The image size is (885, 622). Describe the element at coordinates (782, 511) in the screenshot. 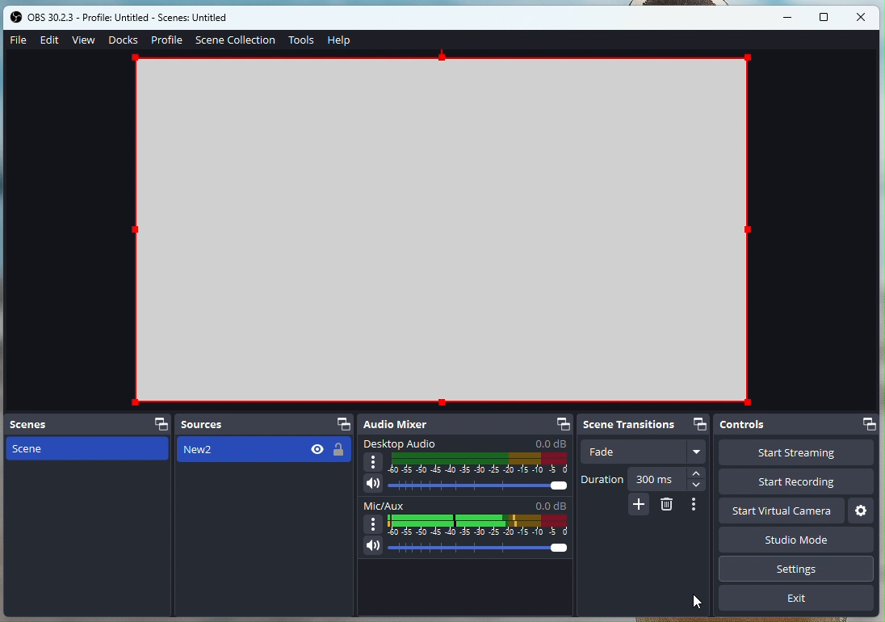

I see `Start virtual camera` at that location.